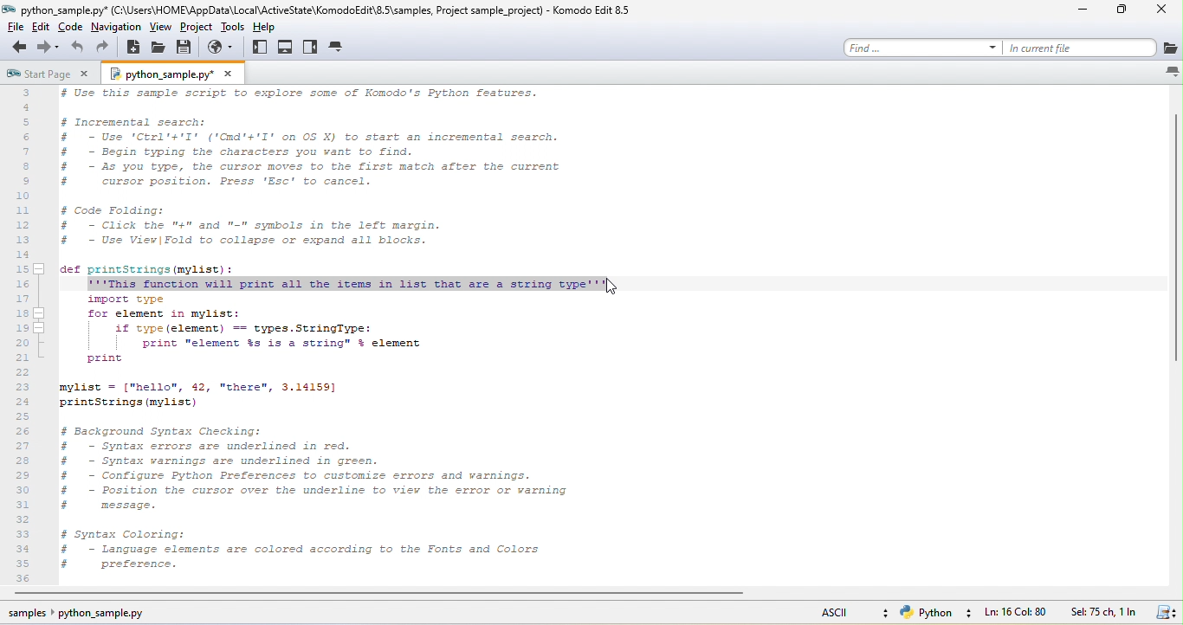 The height and width of the screenshot is (625, 1183). I want to click on close, so click(85, 75).